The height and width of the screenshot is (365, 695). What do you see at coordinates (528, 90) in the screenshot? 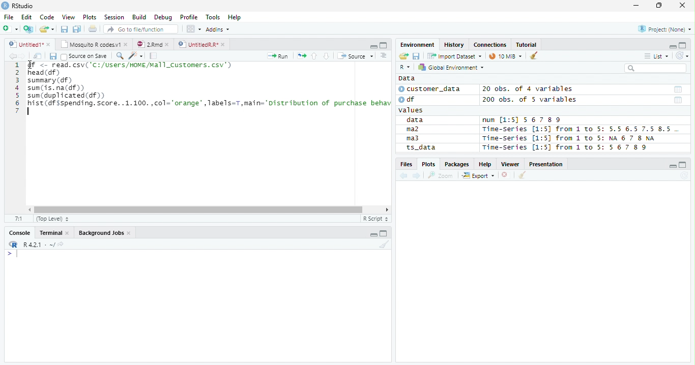
I see `20 obs. of 4 variables` at bounding box center [528, 90].